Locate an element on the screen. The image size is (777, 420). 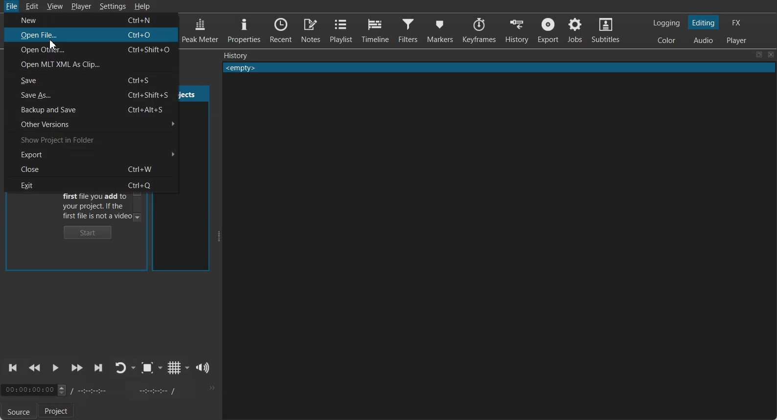
Save As is located at coordinates (54, 95).